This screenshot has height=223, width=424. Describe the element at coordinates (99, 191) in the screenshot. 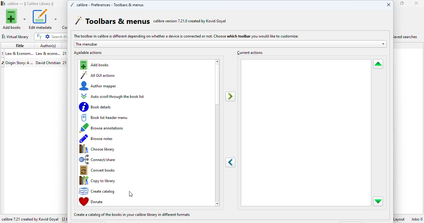

I see `create catalog` at that location.